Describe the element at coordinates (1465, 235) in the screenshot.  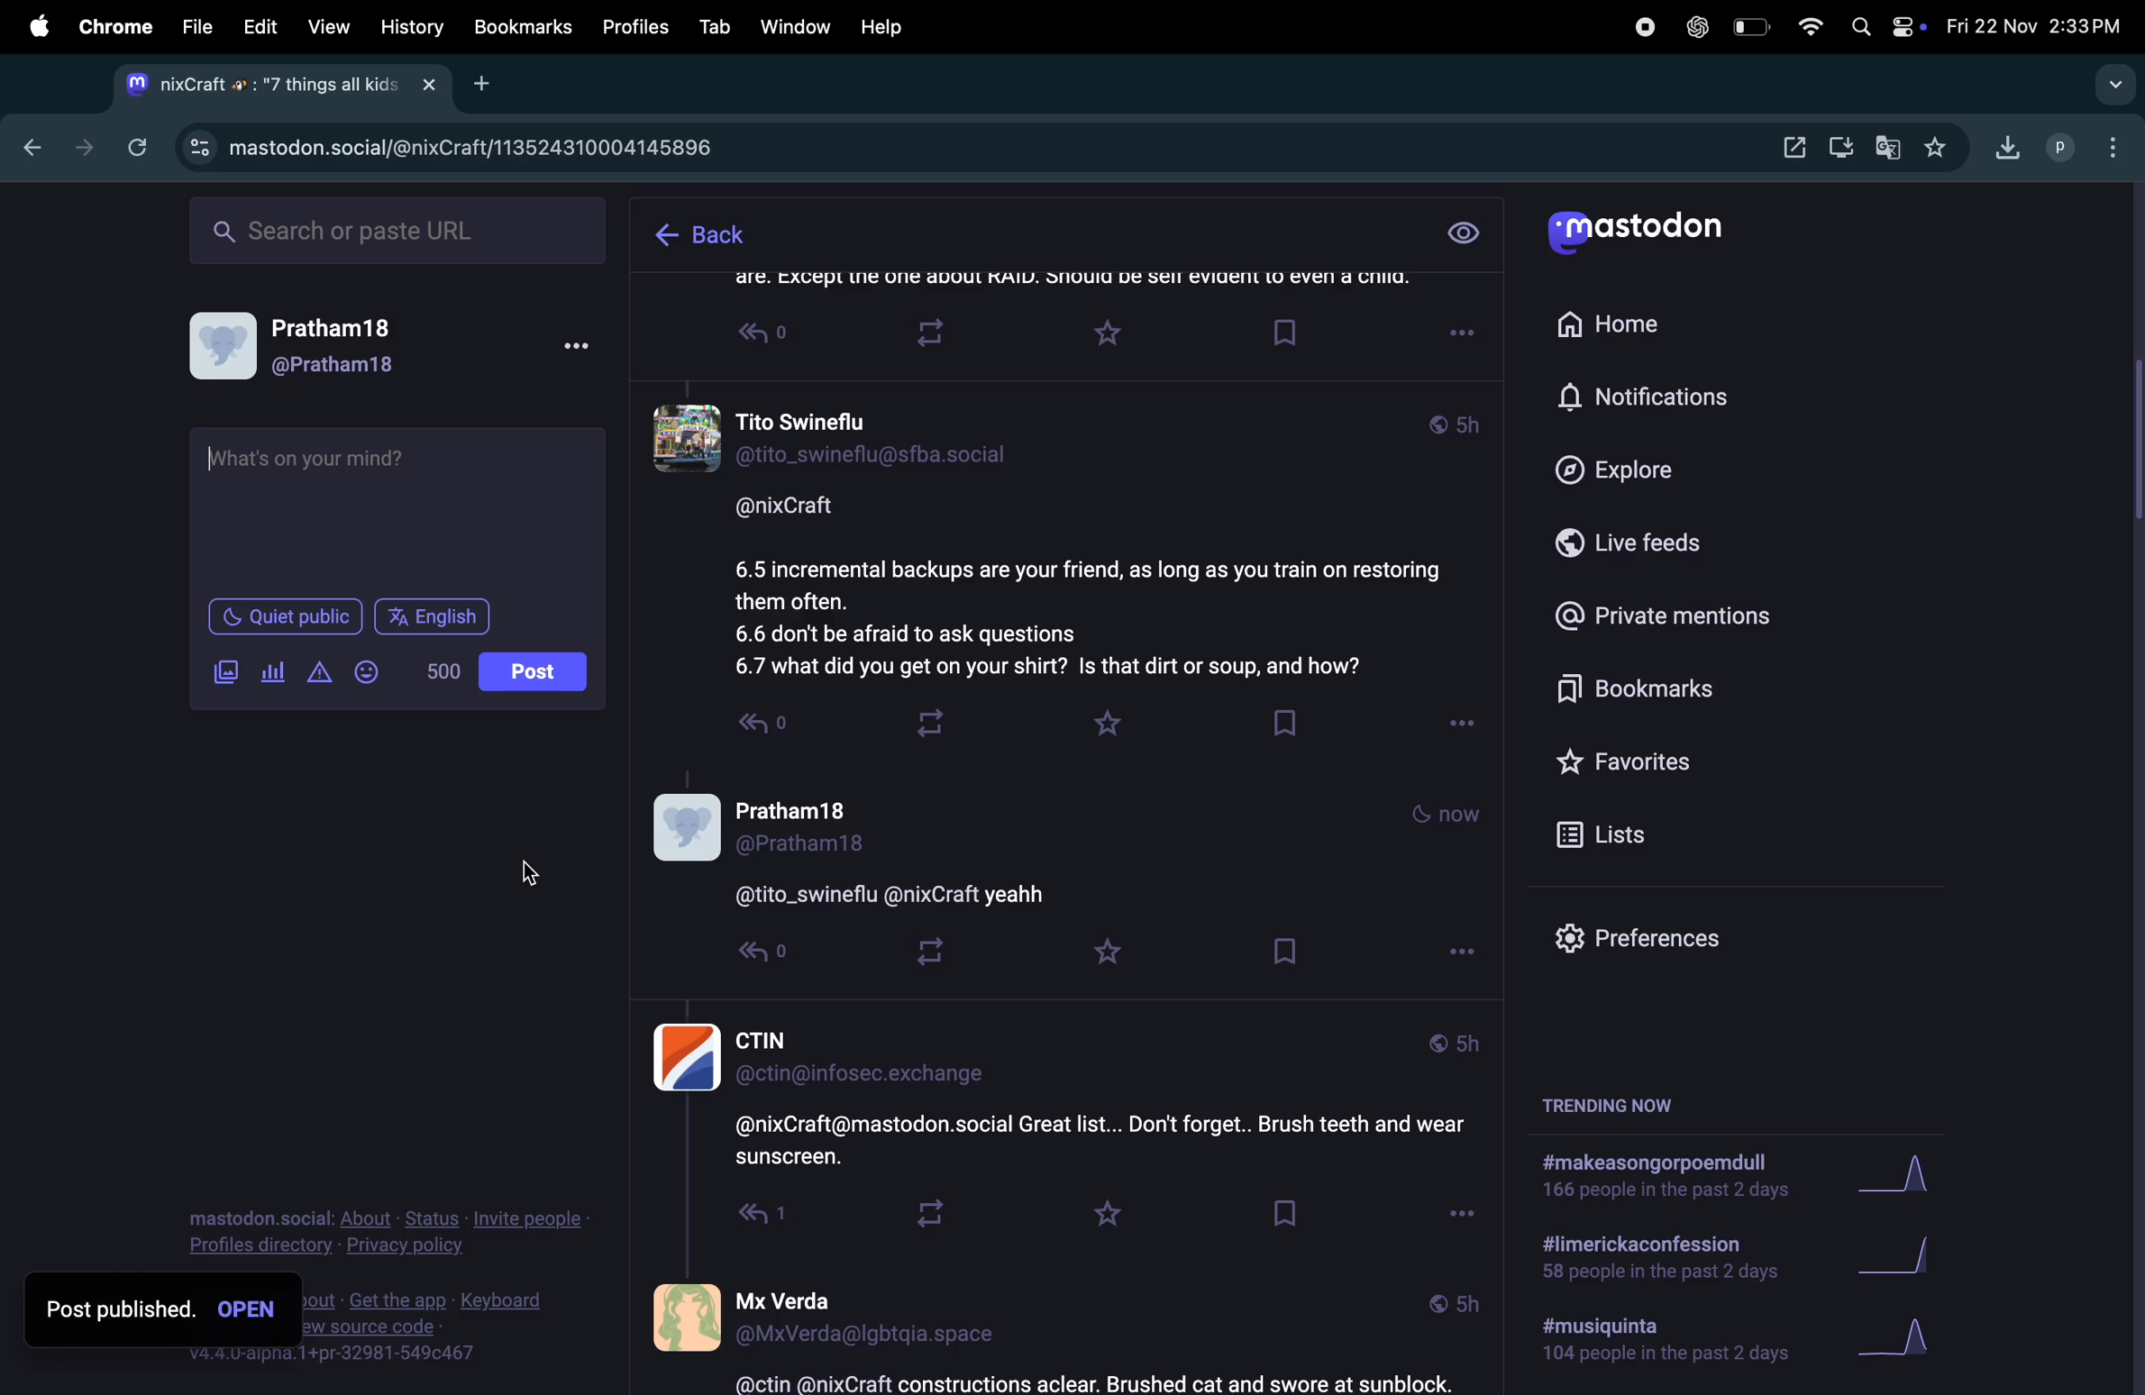
I see `view` at that location.